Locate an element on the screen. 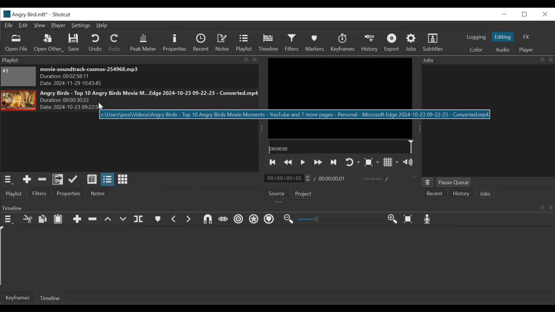  00:00:00(Timeline) is located at coordinates (341, 147).